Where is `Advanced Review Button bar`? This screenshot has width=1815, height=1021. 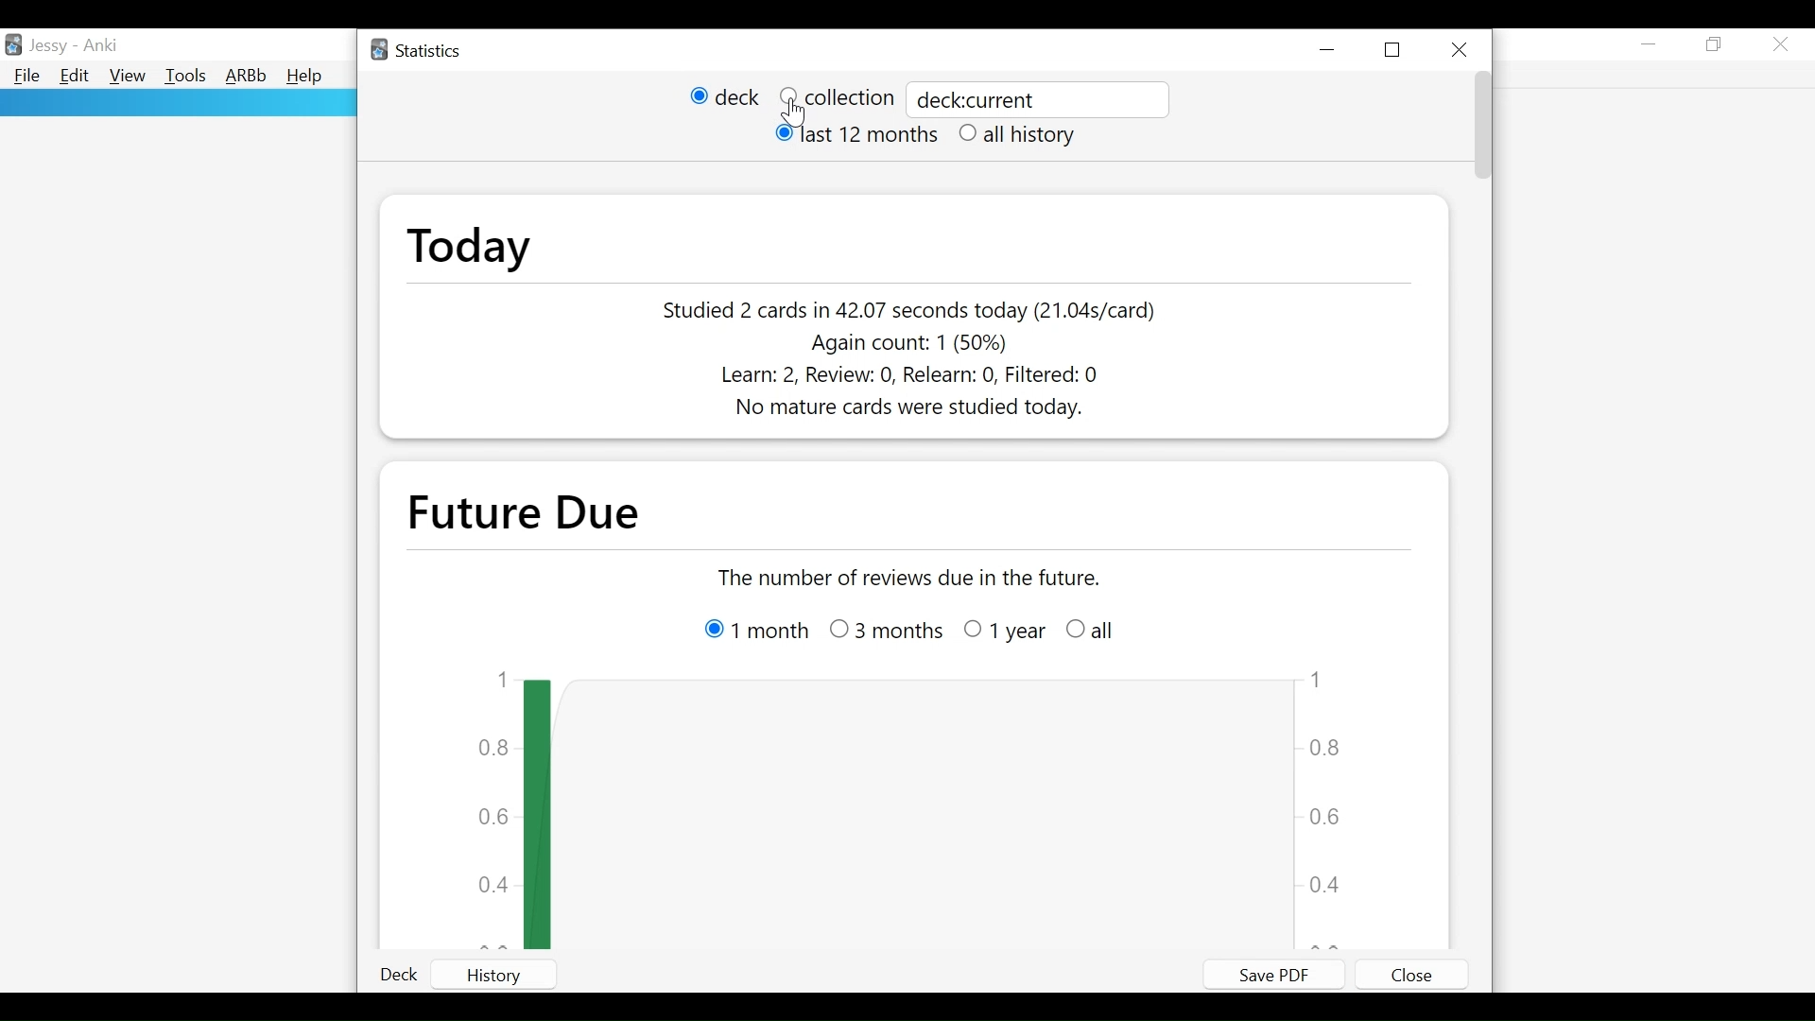 Advanced Review Button bar is located at coordinates (246, 77).